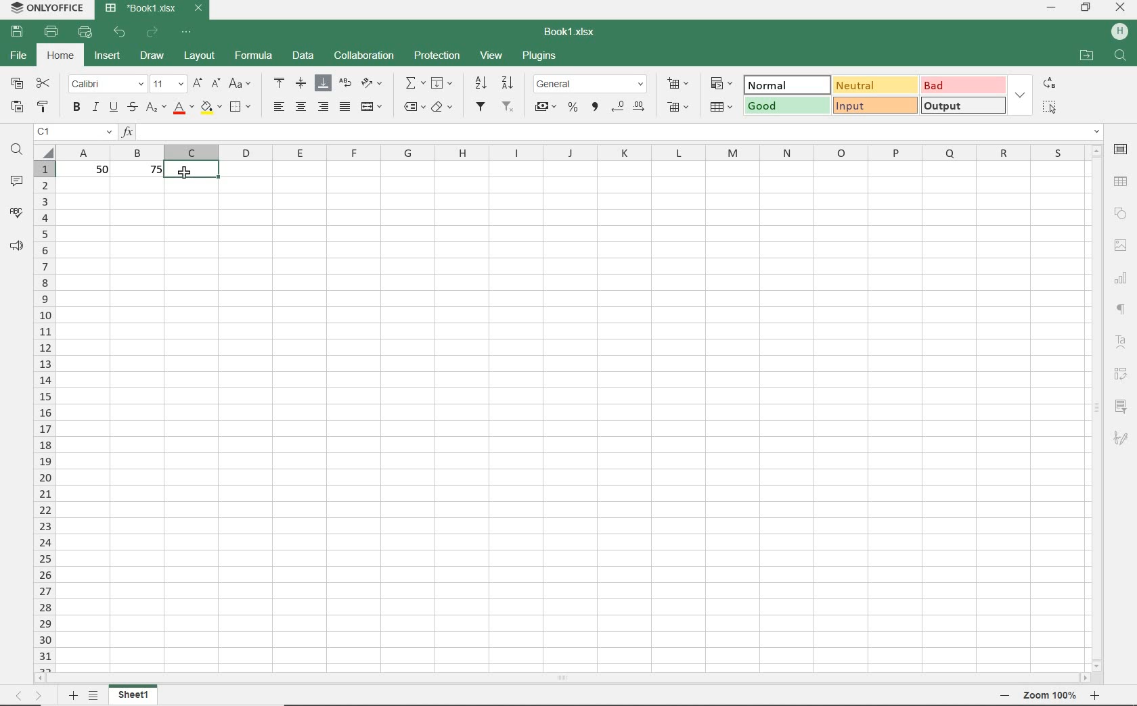 The width and height of the screenshot is (1137, 706). What do you see at coordinates (375, 85) in the screenshot?
I see `orientation` at bounding box center [375, 85].